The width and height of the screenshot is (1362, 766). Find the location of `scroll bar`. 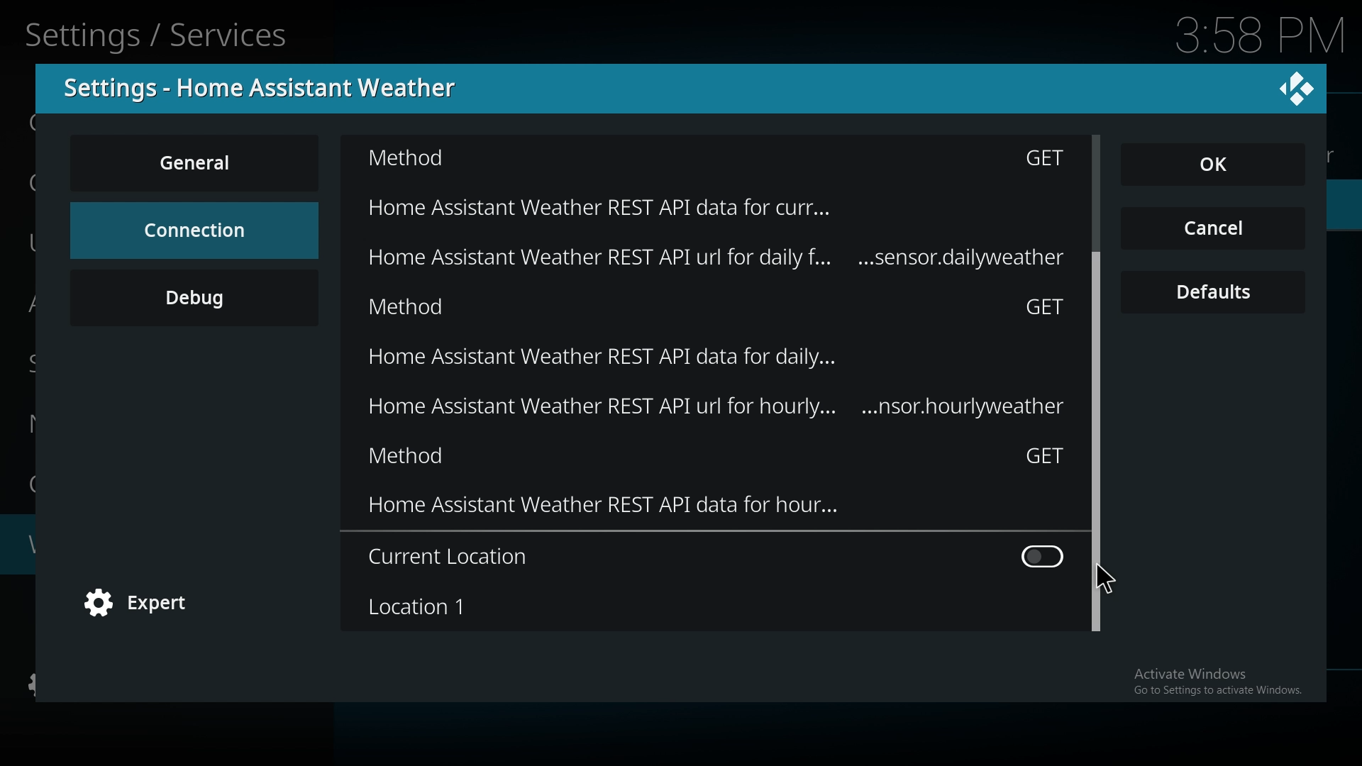

scroll bar is located at coordinates (1098, 341).